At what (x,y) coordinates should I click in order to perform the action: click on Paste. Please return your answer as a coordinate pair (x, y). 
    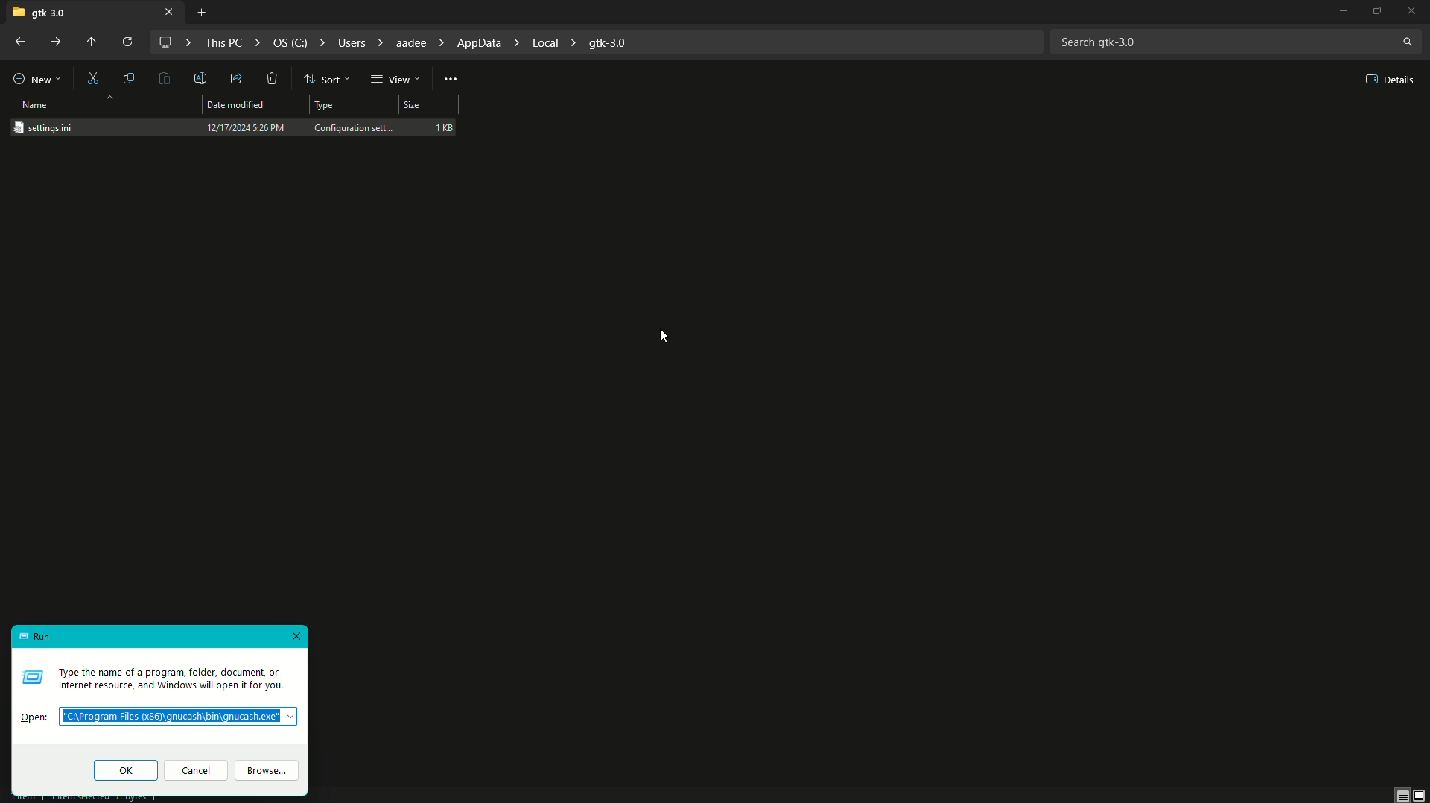
    Looking at the image, I should click on (165, 80).